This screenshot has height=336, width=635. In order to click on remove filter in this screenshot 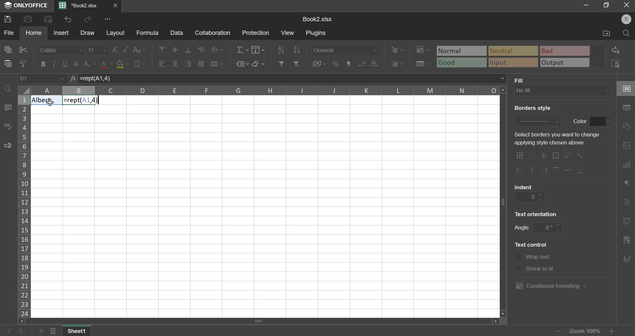, I will do `click(297, 64)`.